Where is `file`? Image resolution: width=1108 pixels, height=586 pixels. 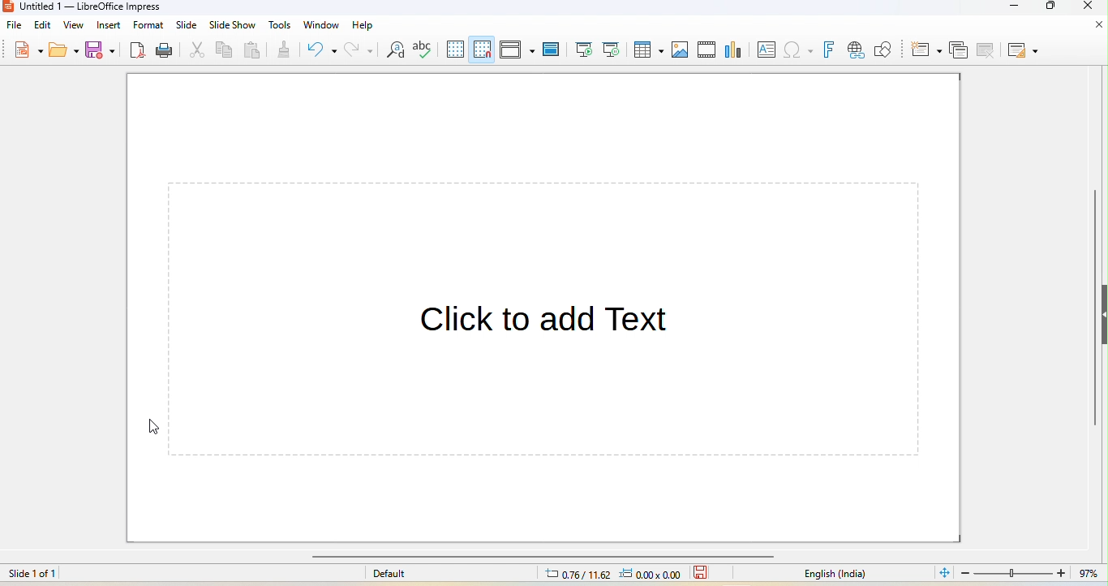
file is located at coordinates (15, 26).